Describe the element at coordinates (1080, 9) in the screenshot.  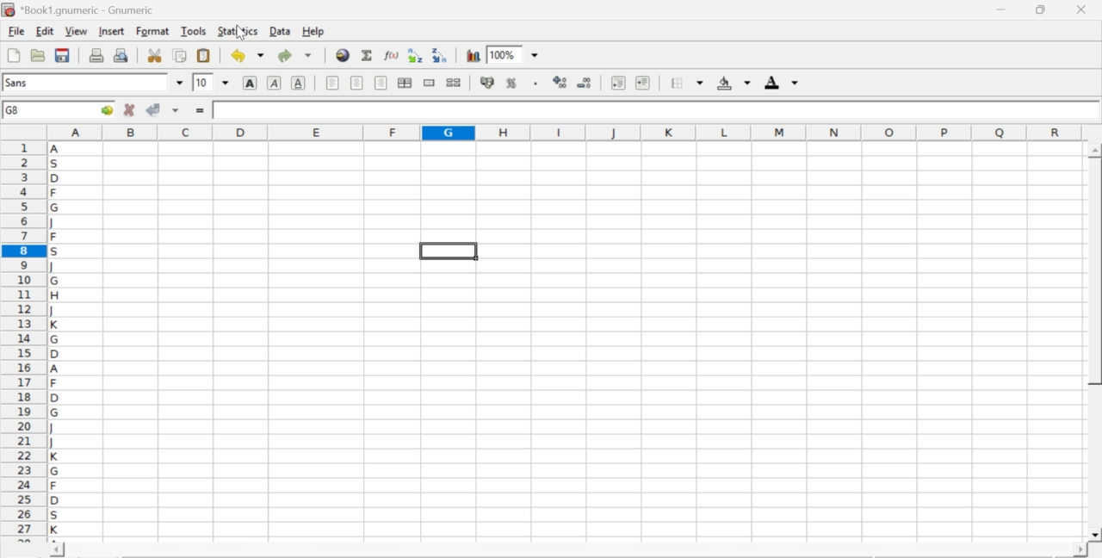
I see `close` at that location.